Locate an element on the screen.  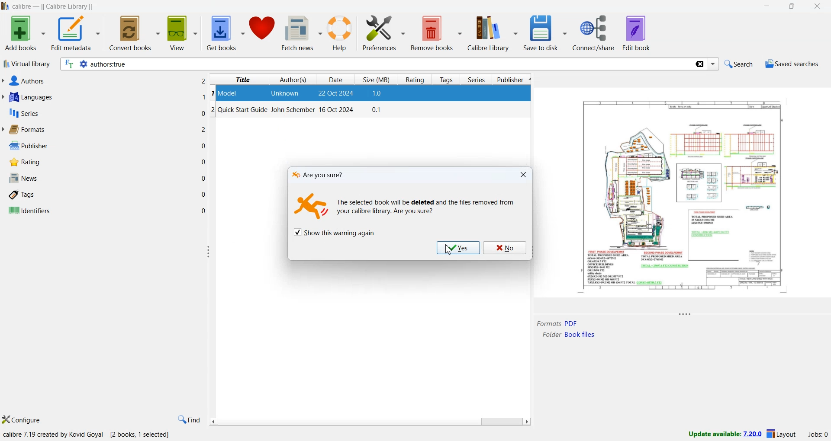
calibre library is located at coordinates (69, 7).